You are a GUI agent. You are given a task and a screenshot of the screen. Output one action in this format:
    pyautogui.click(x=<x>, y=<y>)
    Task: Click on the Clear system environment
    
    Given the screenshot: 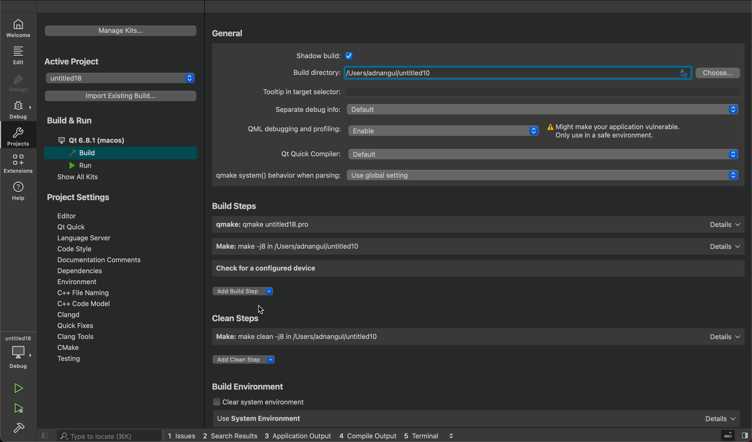 What is the action you would take?
    pyautogui.click(x=261, y=403)
    